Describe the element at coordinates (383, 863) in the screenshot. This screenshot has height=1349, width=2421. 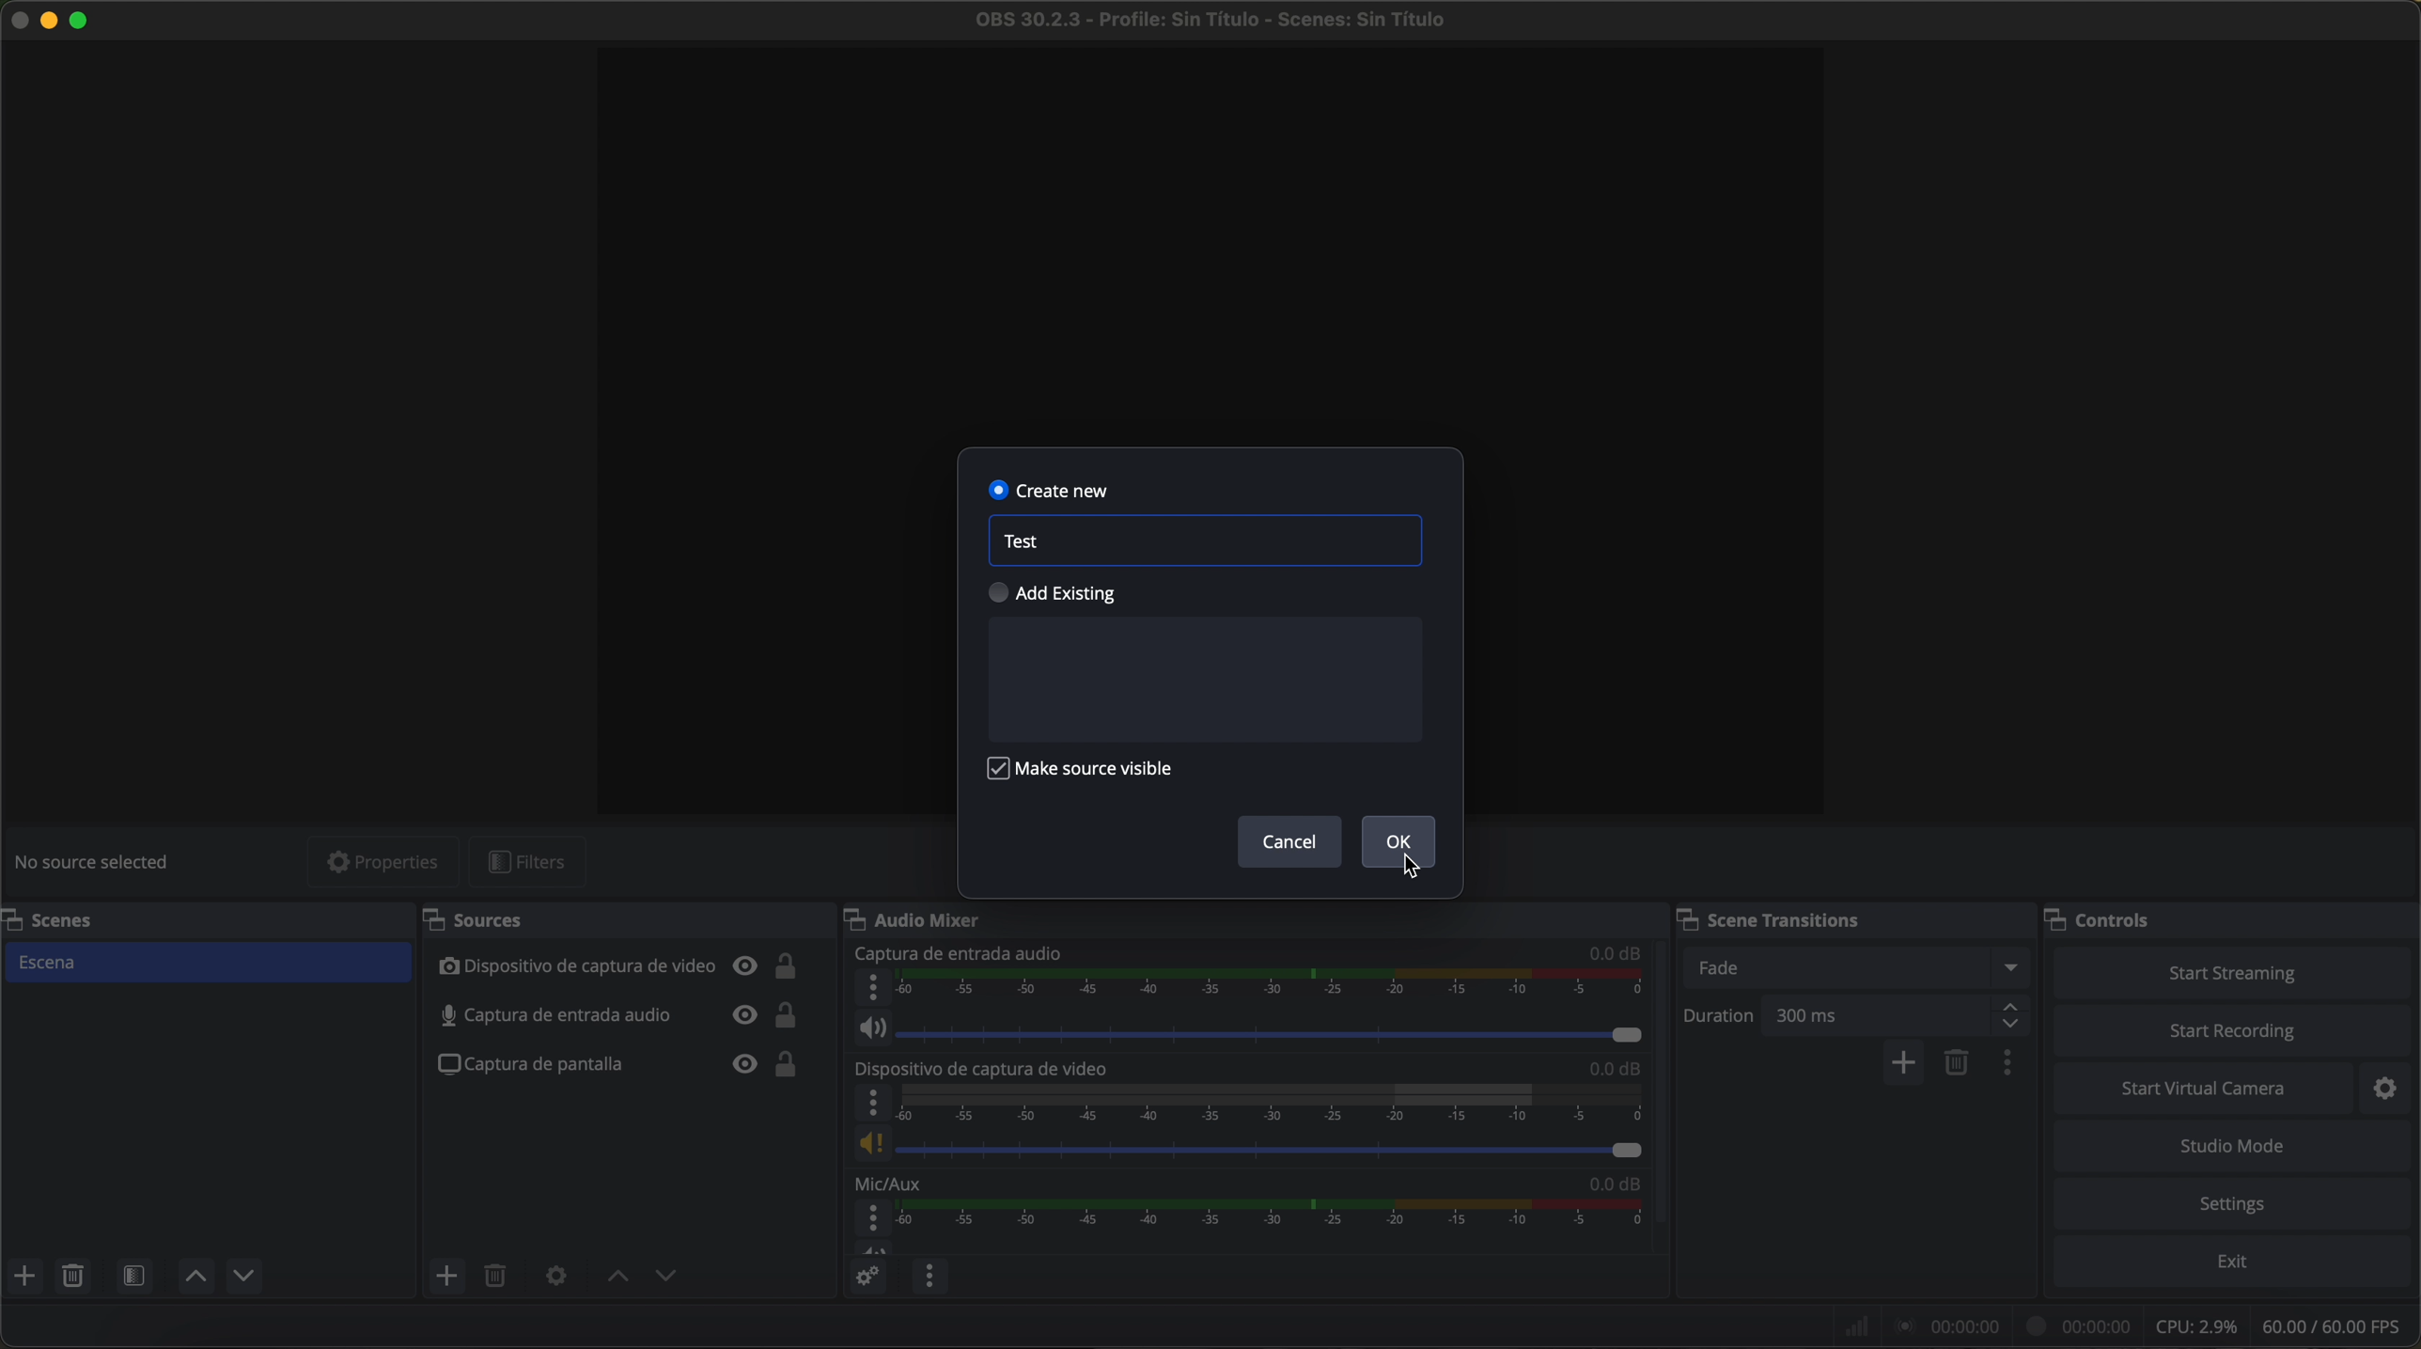
I see `properties` at that location.